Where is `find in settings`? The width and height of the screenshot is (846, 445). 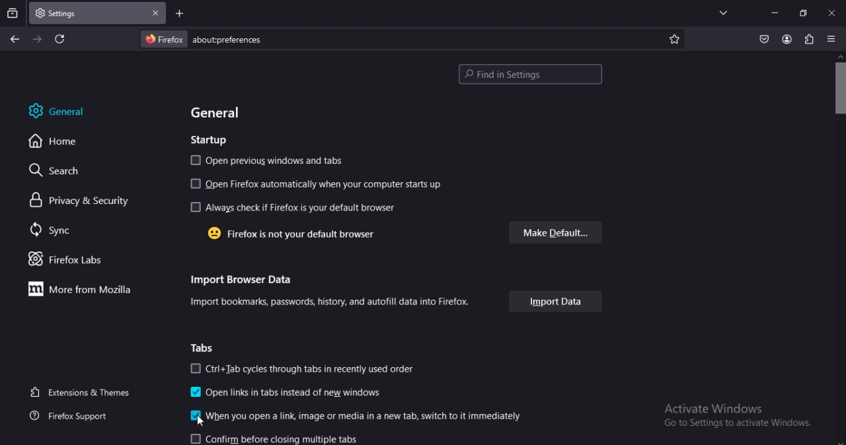
find in settings is located at coordinates (533, 75).